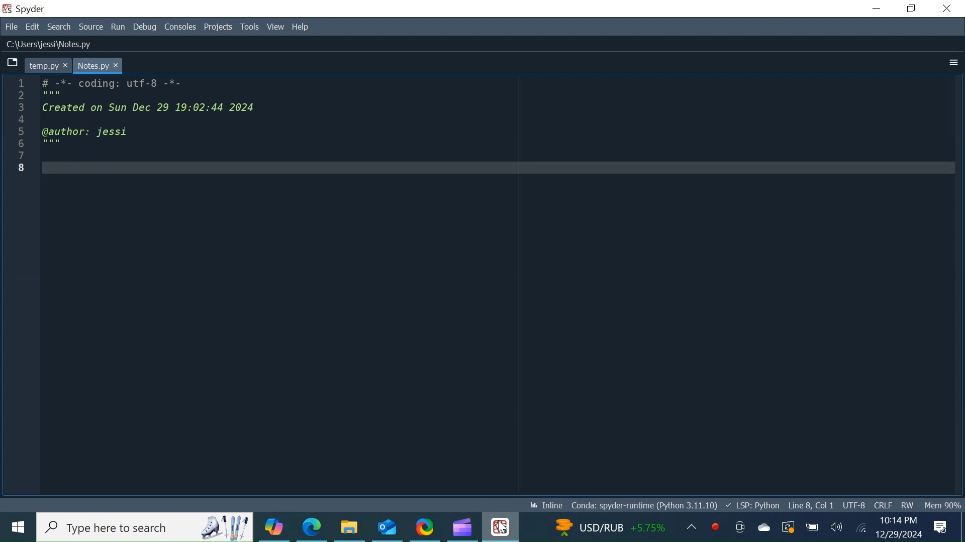 This screenshot has height=542, width=965. I want to click on Internet Connectivity, so click(860, 525).